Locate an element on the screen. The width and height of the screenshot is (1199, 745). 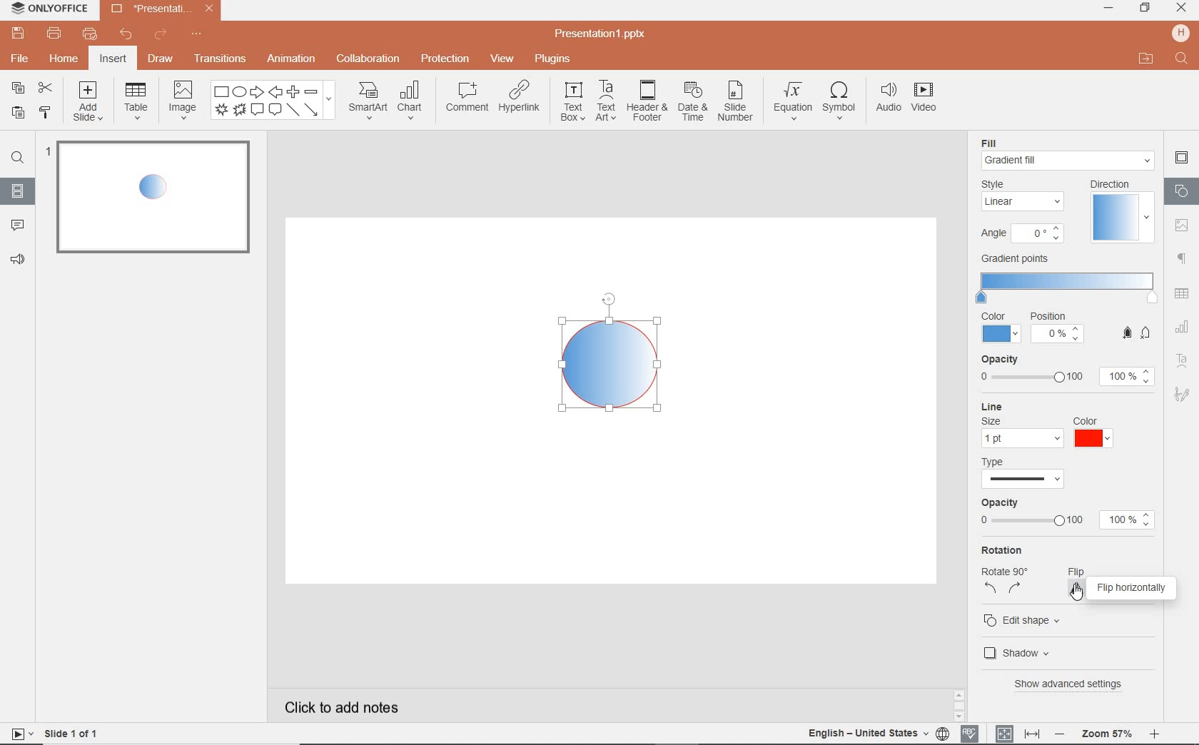
EDIT SHAPE is located at coordinates (1025, 619).